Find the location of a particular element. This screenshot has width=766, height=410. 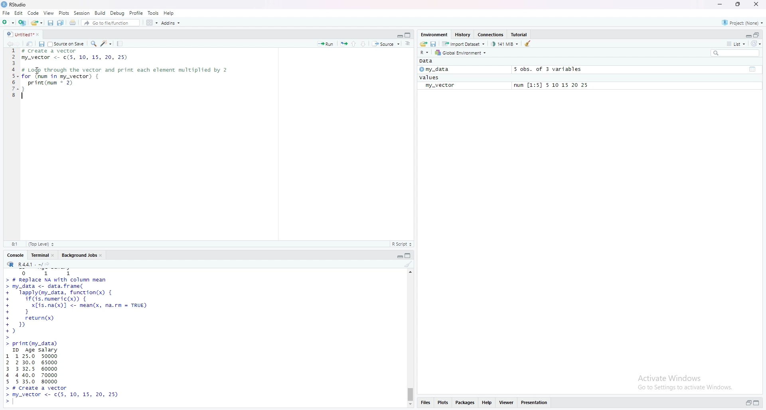

scrollbar is located at coordinates (410, 338).